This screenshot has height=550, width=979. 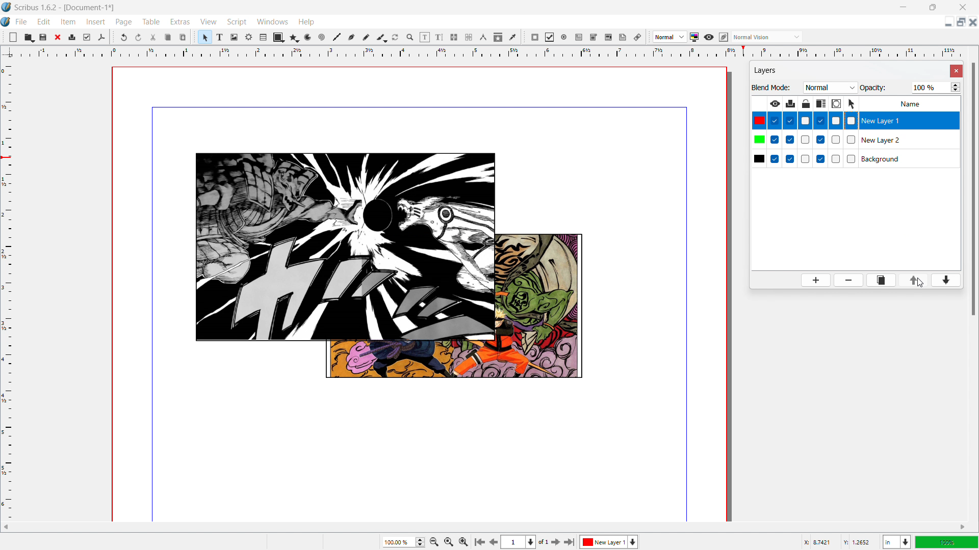 I want to click on image frame, so click(x=235, y=37).